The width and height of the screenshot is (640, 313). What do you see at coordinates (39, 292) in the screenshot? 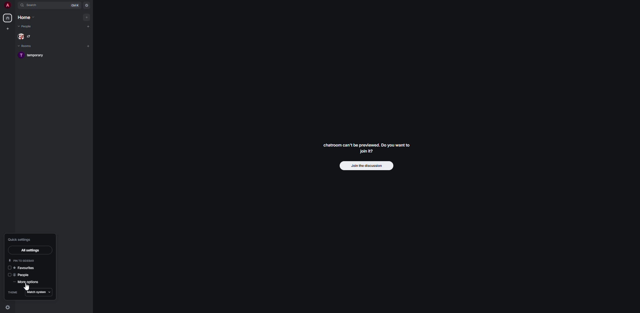
I see `match system` at bounding box center [39, 292].